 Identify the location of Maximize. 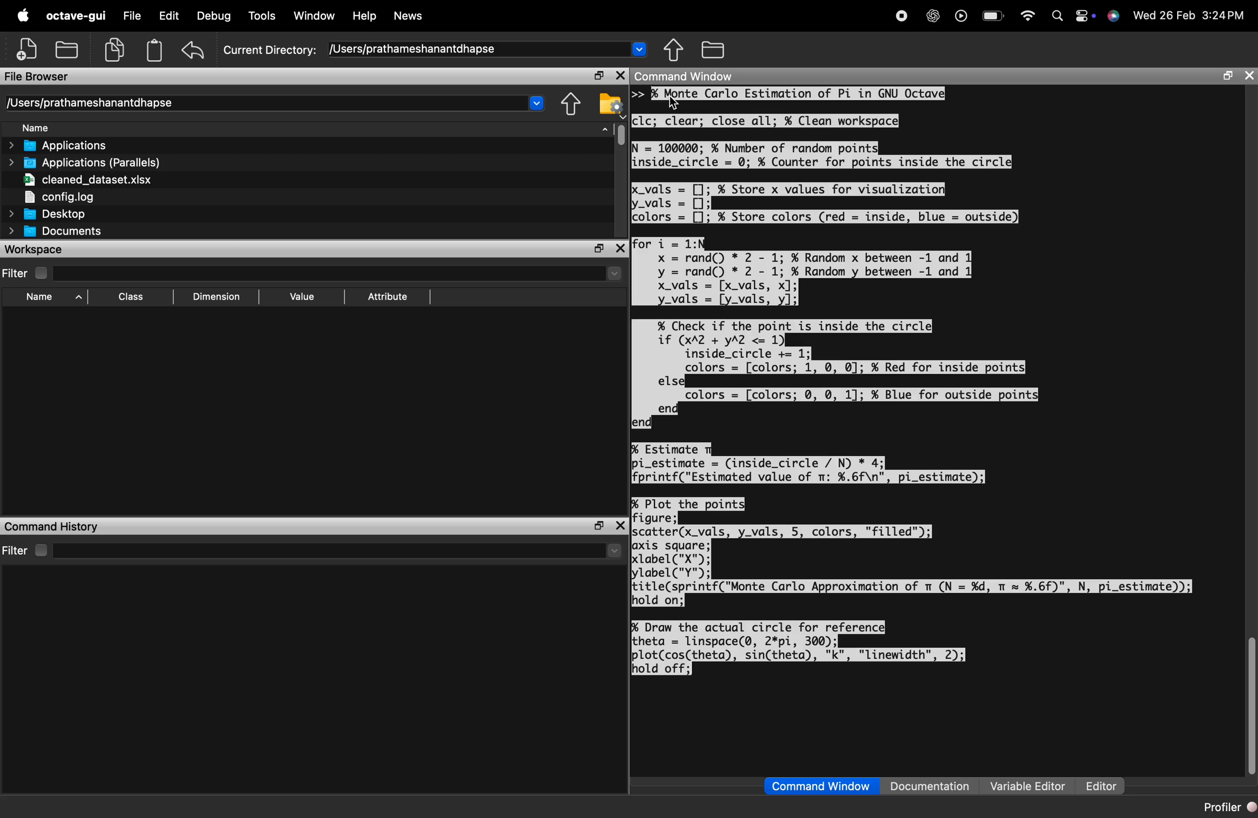
(596, 525).